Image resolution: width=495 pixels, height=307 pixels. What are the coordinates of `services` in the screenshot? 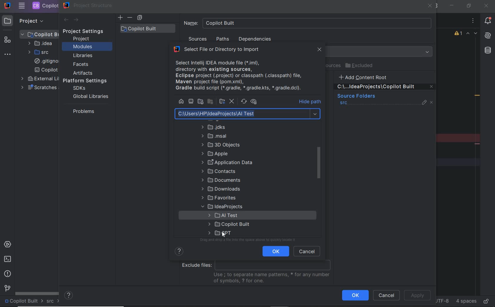 It's located at (8, 245).